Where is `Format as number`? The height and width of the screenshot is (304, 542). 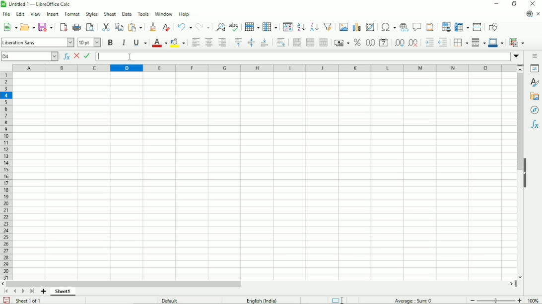 Format as number is located at coordinates (370, 43).